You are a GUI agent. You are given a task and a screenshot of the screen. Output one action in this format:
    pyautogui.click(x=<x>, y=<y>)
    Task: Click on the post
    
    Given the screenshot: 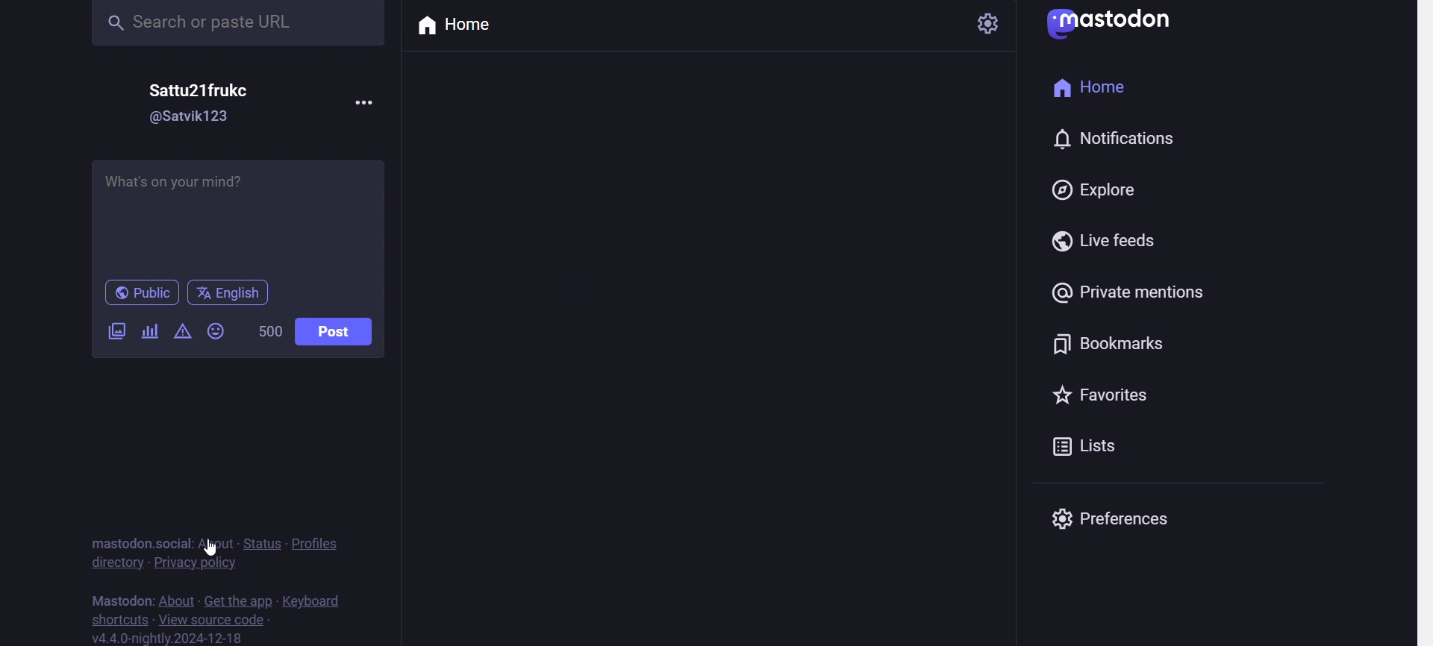 What is the action you would take?
    pyautogui.click(x=335, y=329)
    